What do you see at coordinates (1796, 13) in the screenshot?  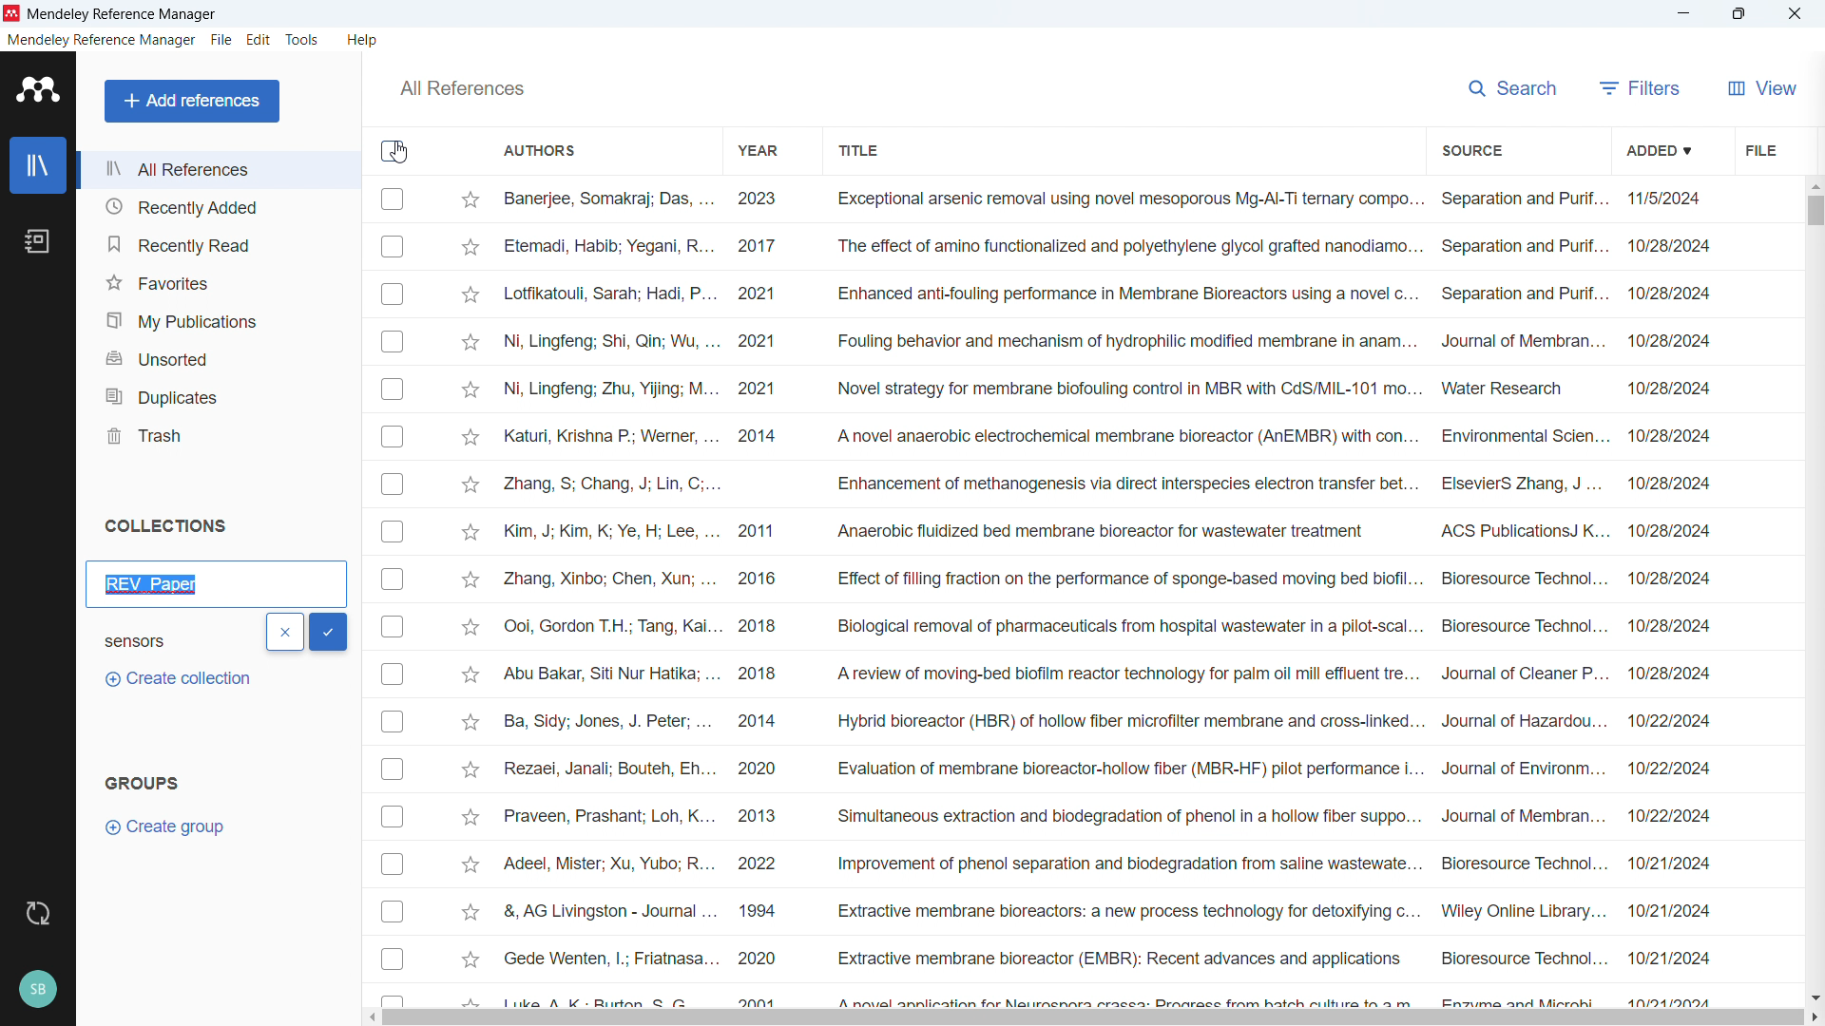 I see `Close ` at bounding box center [1796, 13].